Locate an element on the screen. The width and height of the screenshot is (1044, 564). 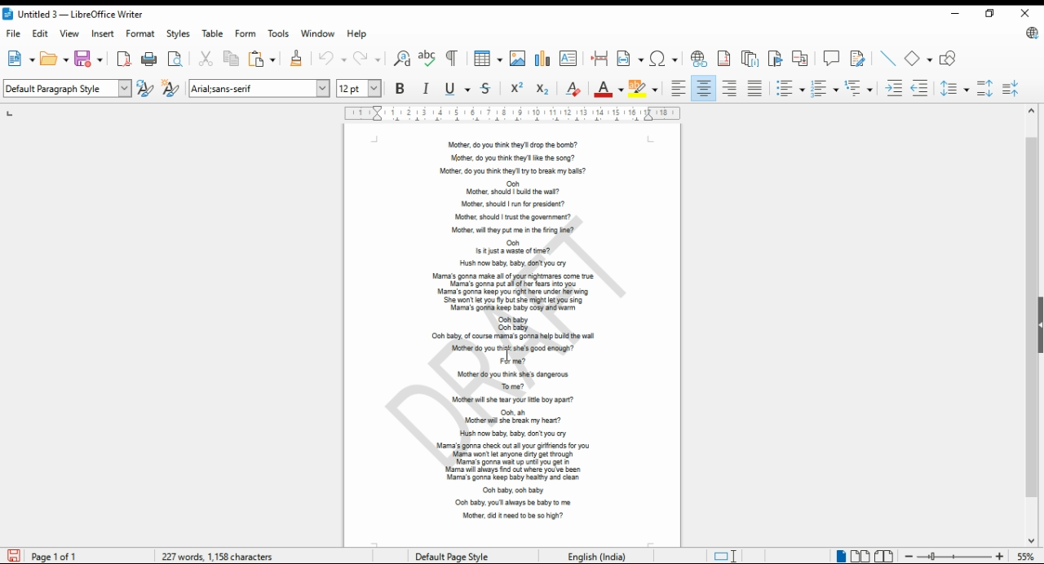
single page view is located at coordinates (838, 556).